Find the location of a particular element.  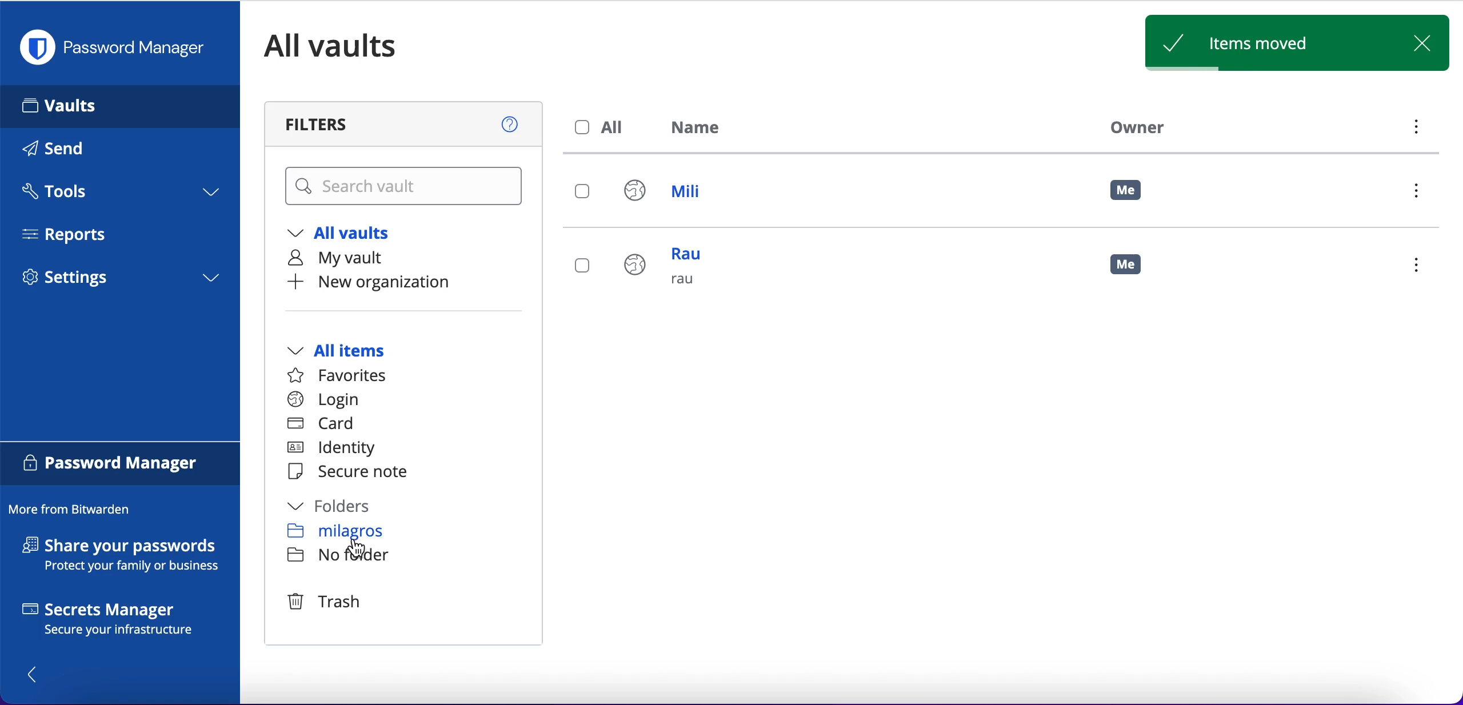

password manager is located at coordinates (121, 465).